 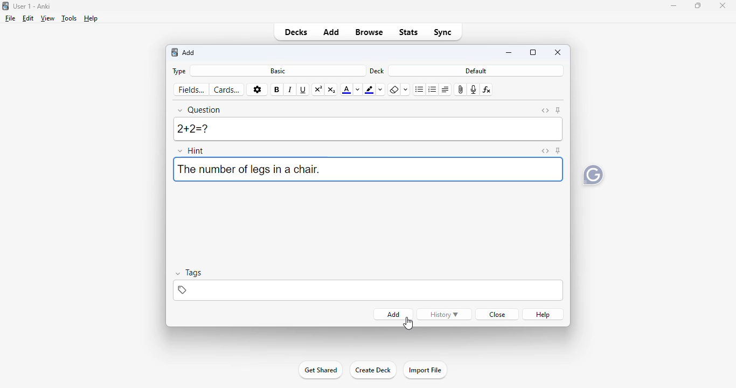 I want to click on attach pictures/audio/video, so click(x=461, y=89).